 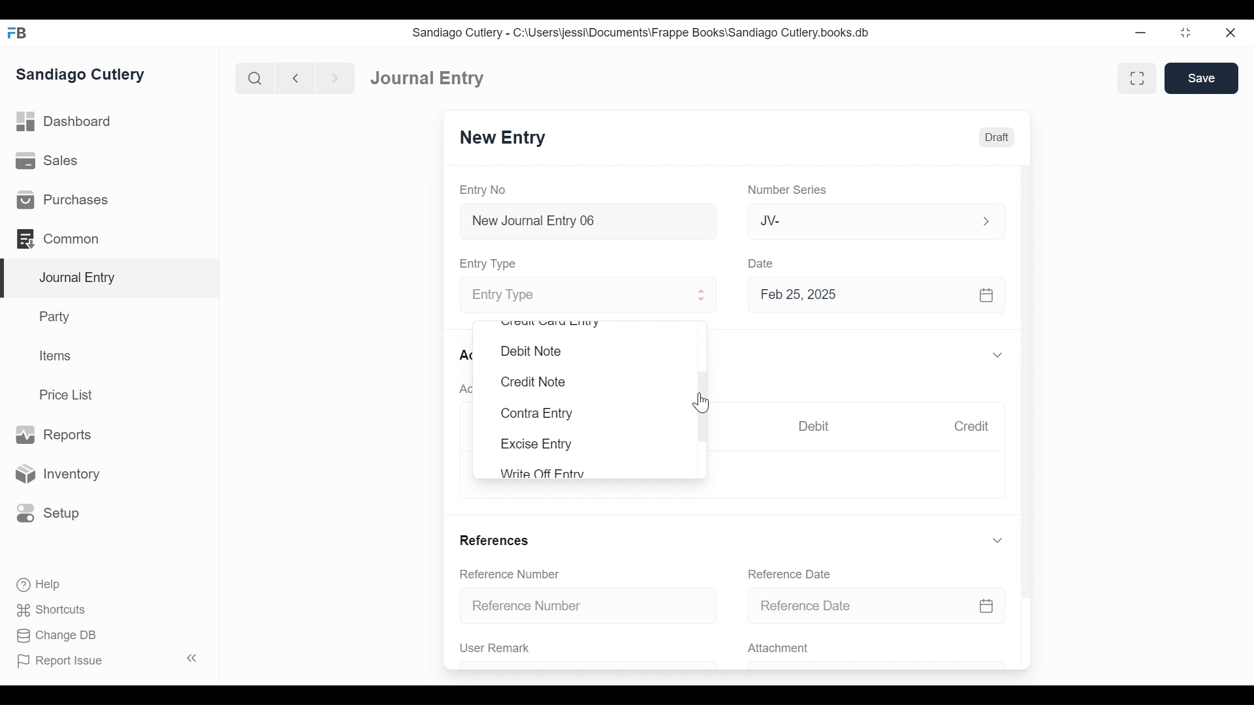 I want to click on Expand, so click(x=1000, y=356).